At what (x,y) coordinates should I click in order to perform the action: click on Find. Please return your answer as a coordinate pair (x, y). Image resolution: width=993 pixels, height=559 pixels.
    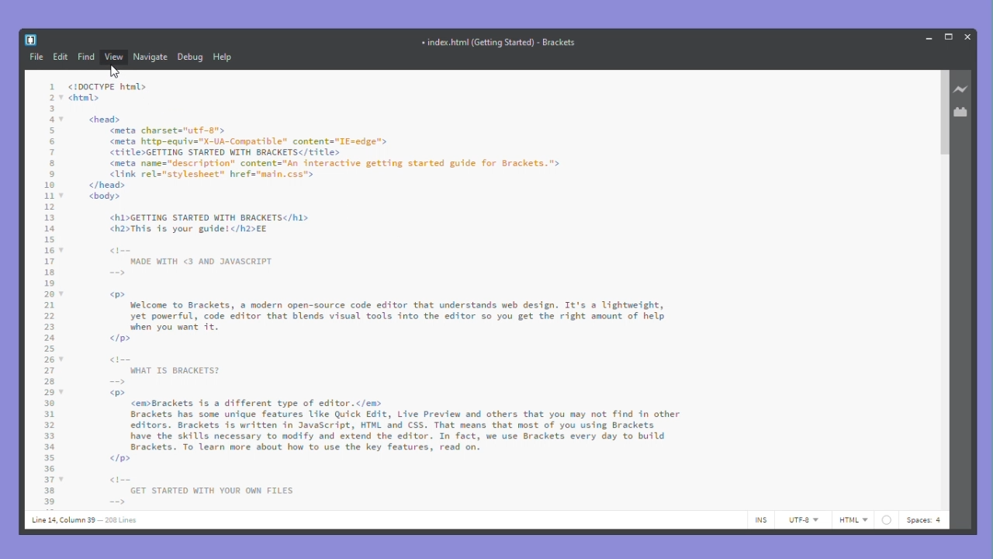
    Looking at the image, I should click on (86, 57).